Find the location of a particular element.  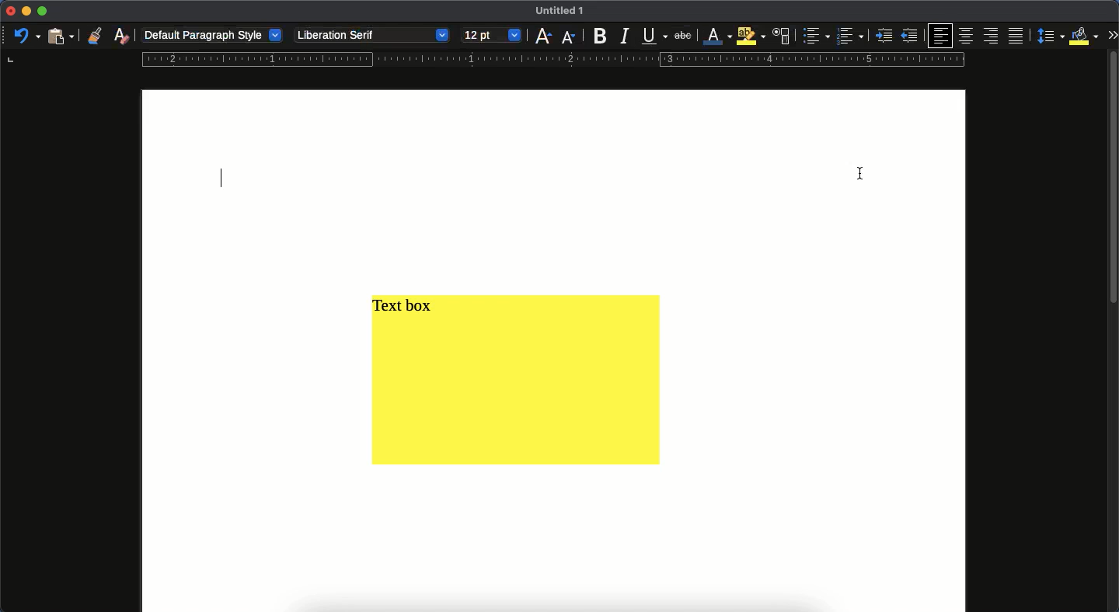

highlight color is located at coordinates (751, 36).